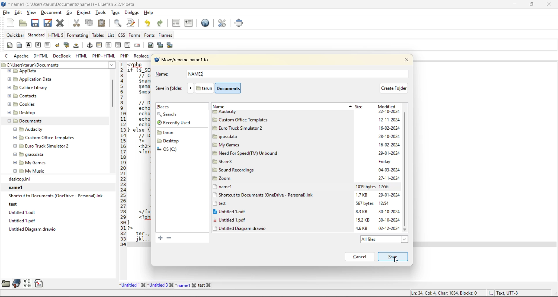  I want to click on modified, so click(387, 106).